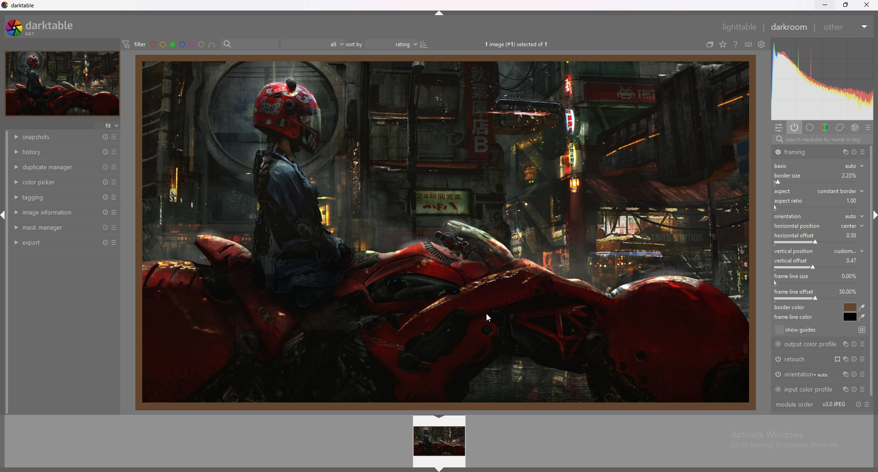 This screenshot has height=472, width=878. What do you see at coordinates (873, 271) in the screenshot?
I see `scroll bar` at bounding box center [873, 271].